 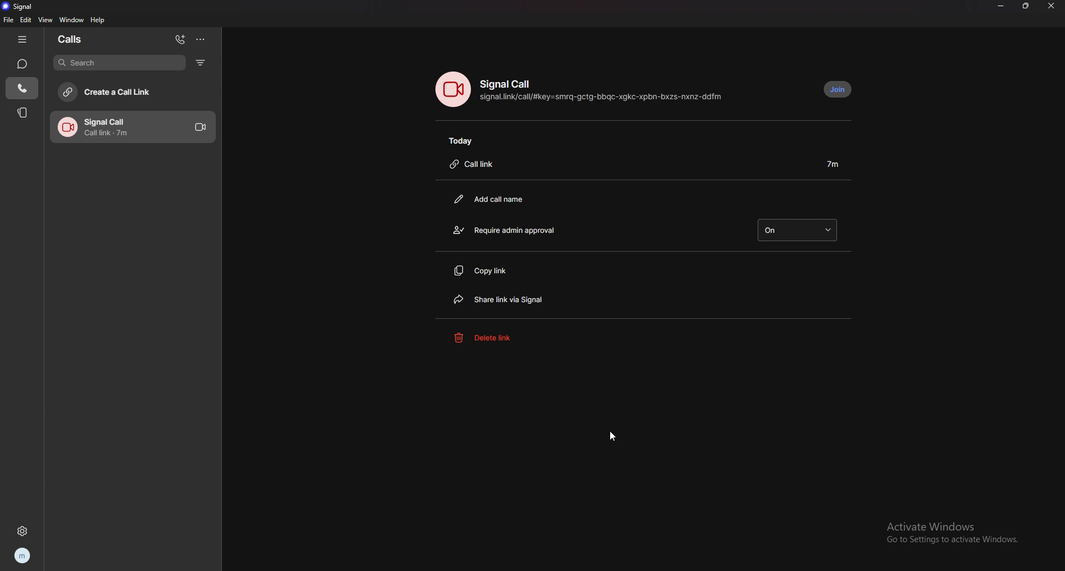 What do you see at coordinates (23, 64) in the screenshot?
I see `chats` at bounding box center [23, 64].